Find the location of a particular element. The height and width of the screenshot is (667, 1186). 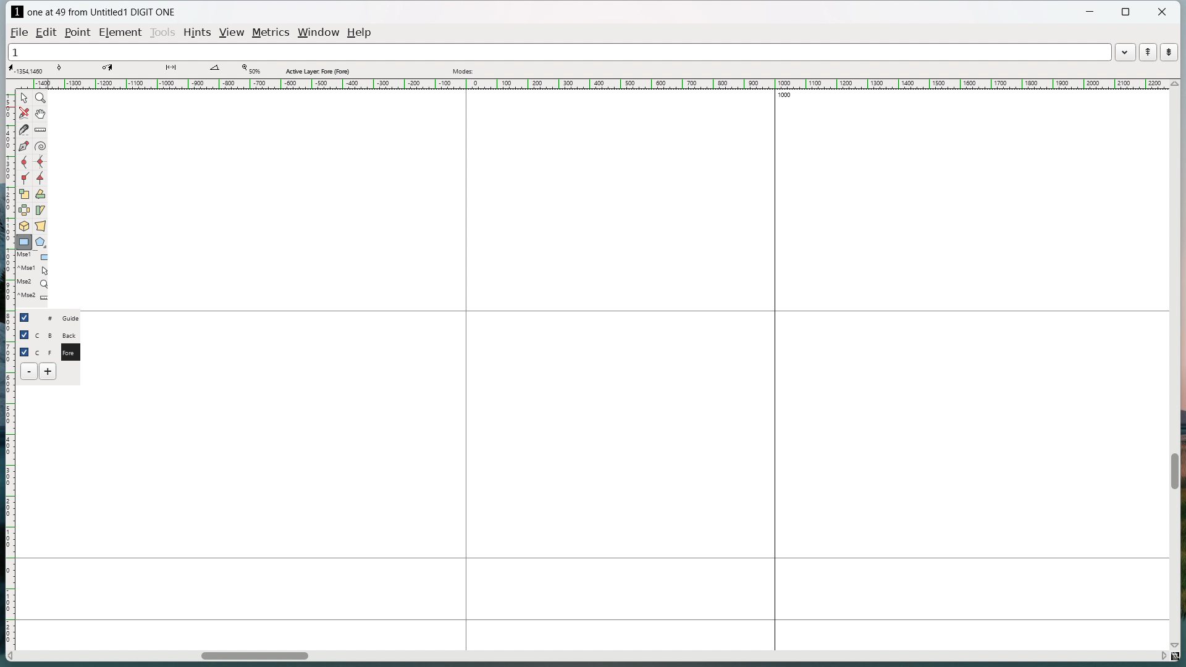

cursor coordinate is located at coordinates (25, 69).